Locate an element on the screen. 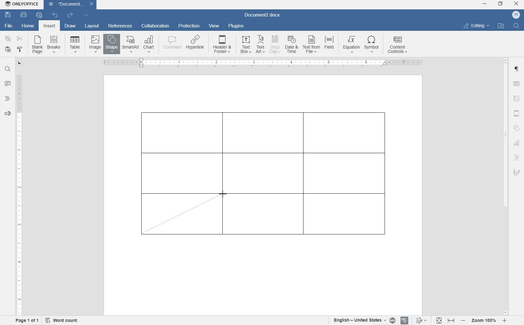 This screenshot has height=325, width=524. OPEN FILE LOCATION is located at coordinates (502, 26).